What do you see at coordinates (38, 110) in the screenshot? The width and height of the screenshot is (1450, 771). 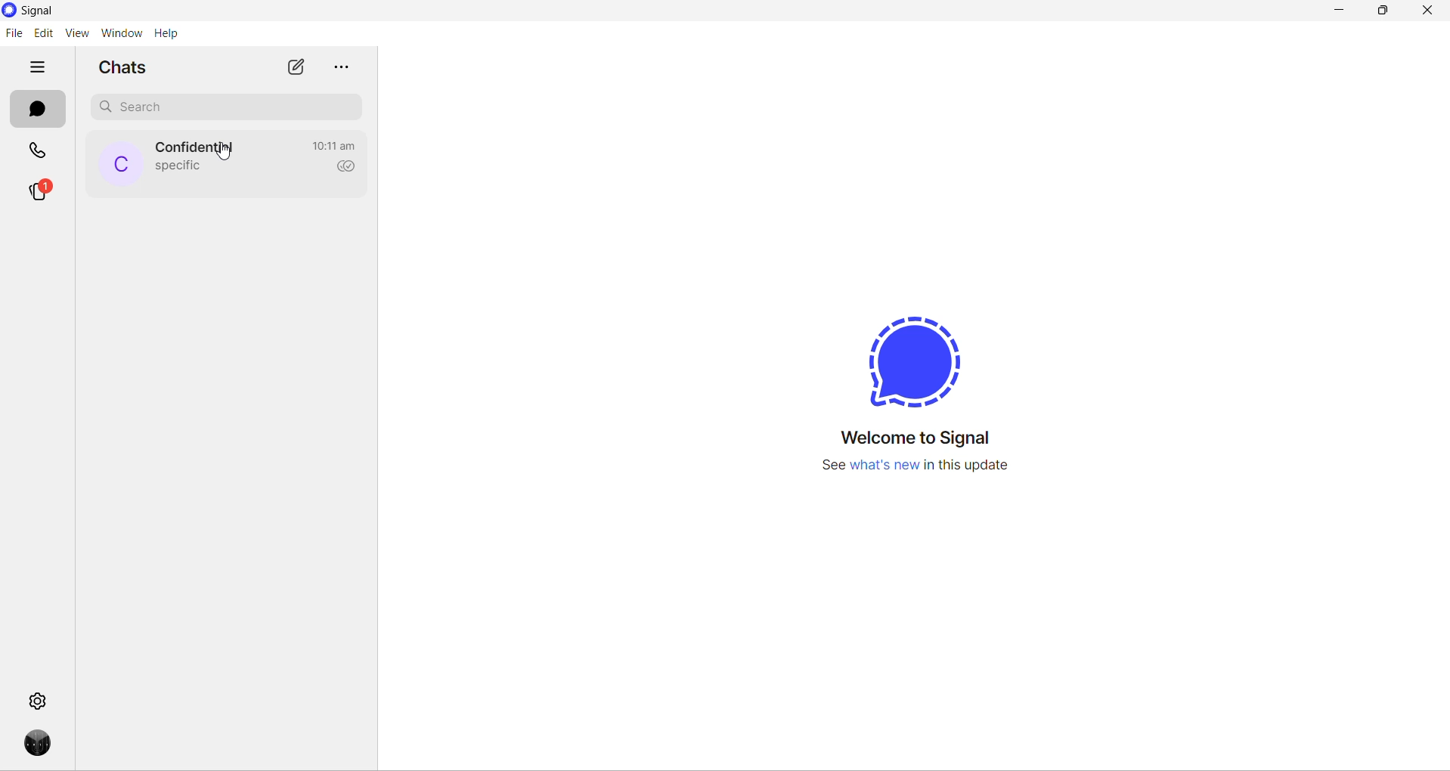 I see `chats` at bounding box center [38, 110].